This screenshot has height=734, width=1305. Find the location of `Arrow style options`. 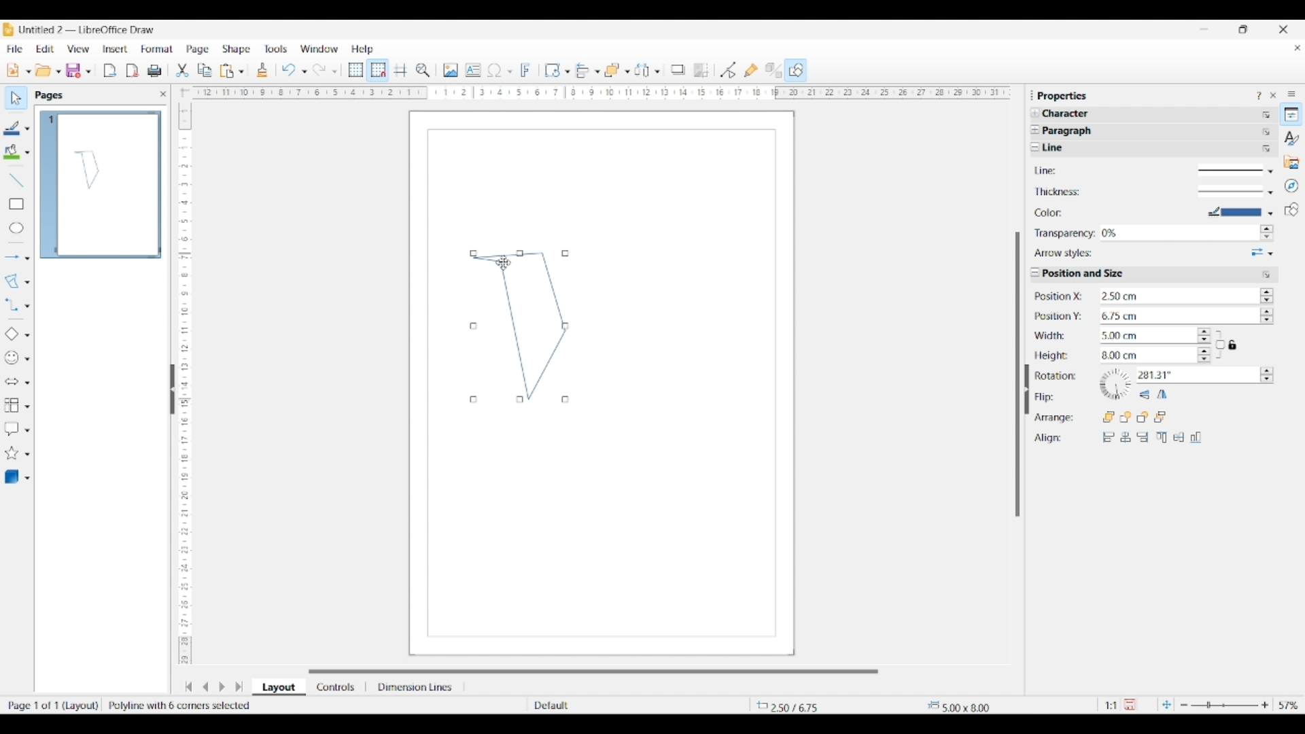

Arrow style options is located at coordinates (1262, 253).